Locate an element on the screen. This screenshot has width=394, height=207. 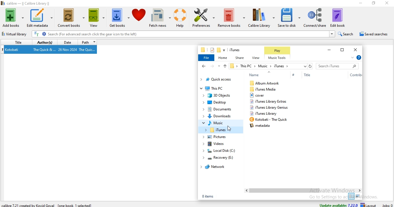
new folder is located at coordinates (219, 50).